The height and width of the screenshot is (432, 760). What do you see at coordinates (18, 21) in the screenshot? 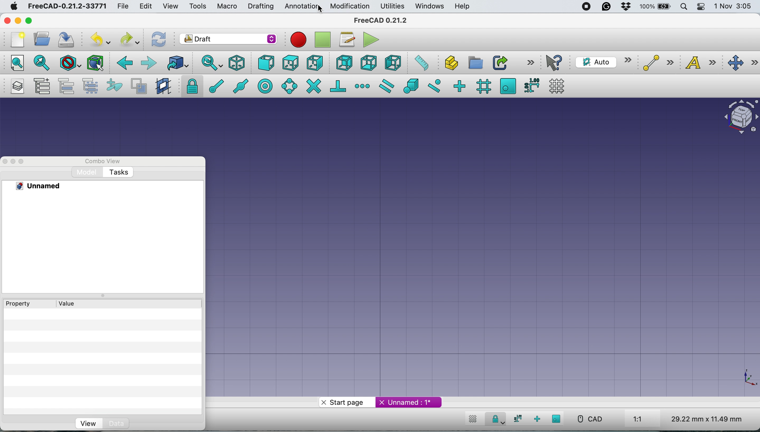
I see `minimise` at bounding box center [18, 21].